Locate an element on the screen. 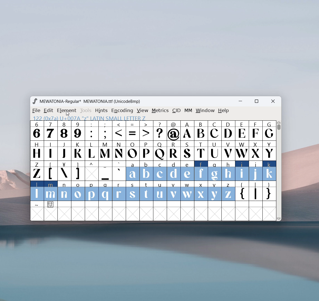 The height and width of the screenshot is (301, 319). T is located at coordinates (201, 151).